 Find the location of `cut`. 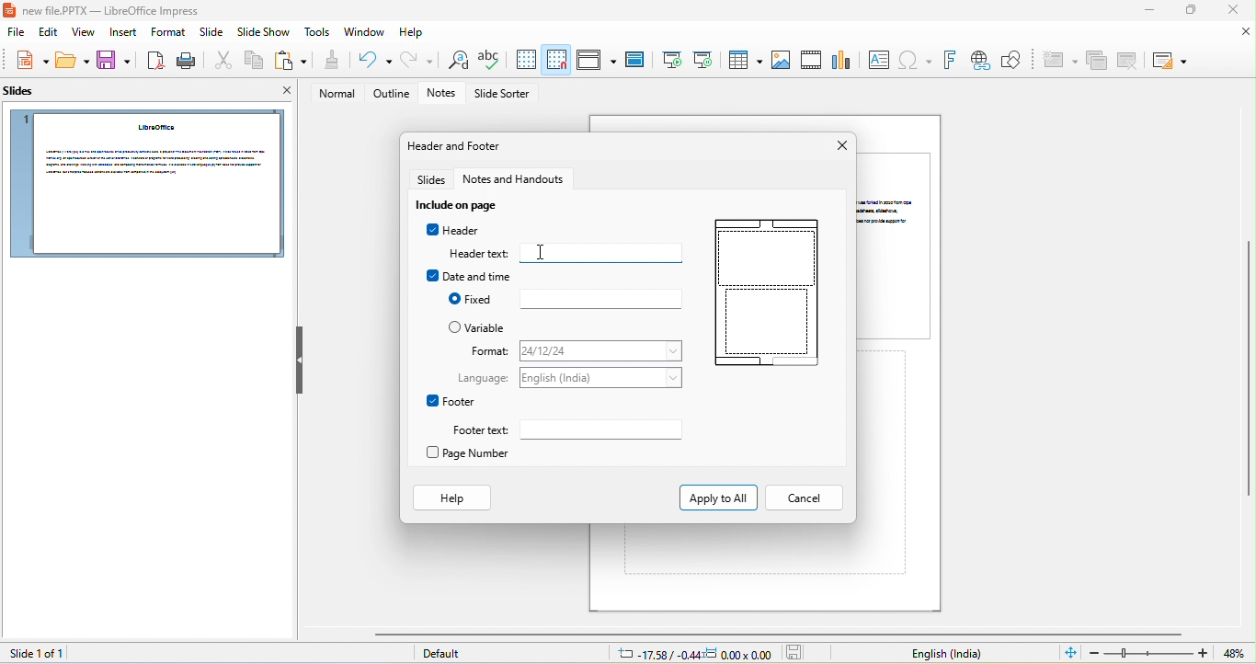

cut is located at coordinates (221, 62).